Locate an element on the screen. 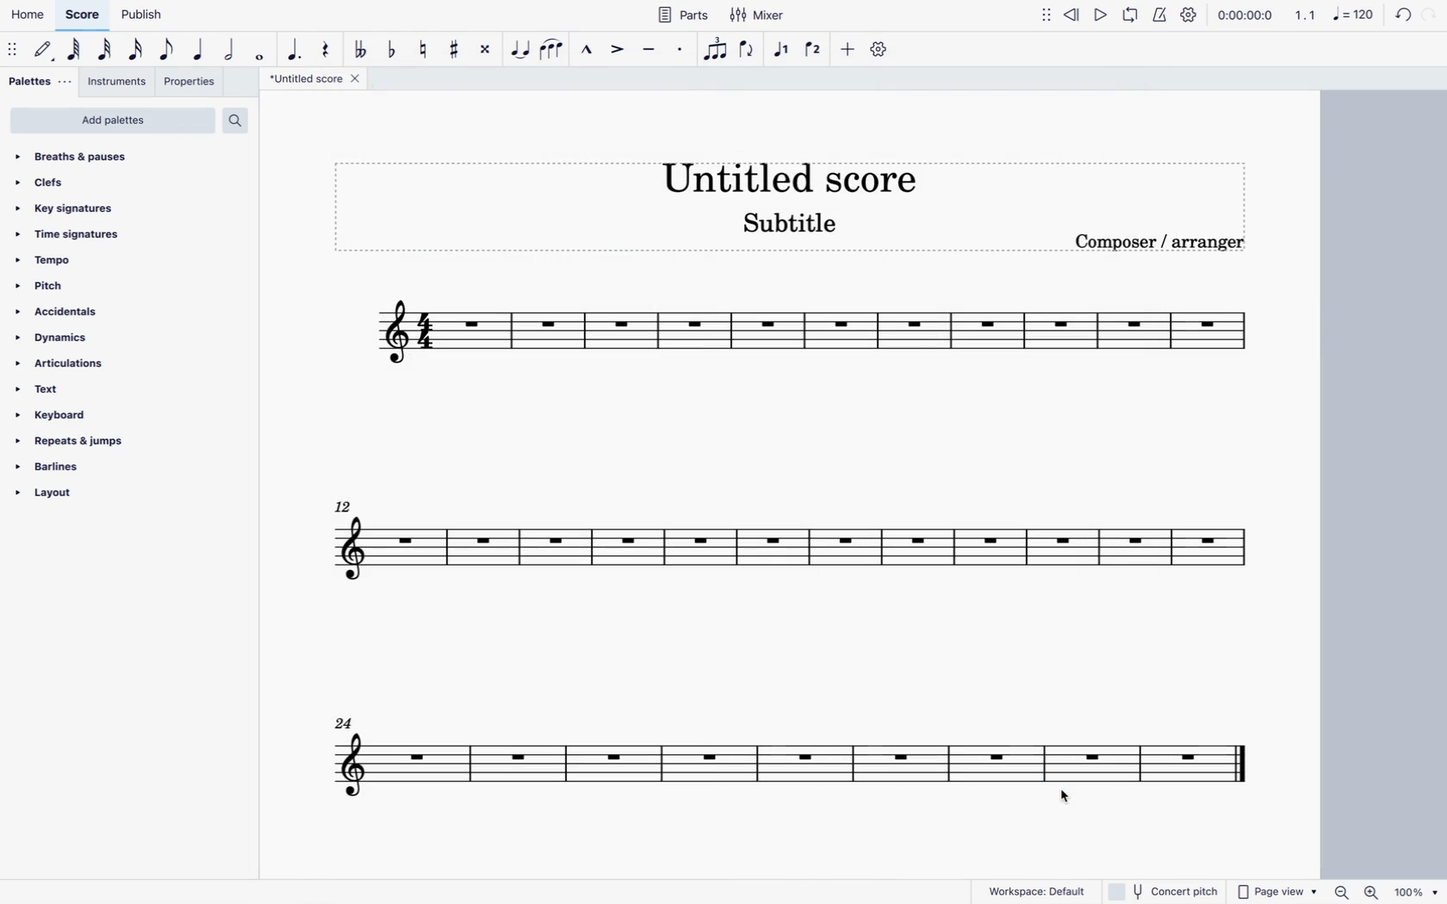  more is located at coordinates (848, 53).